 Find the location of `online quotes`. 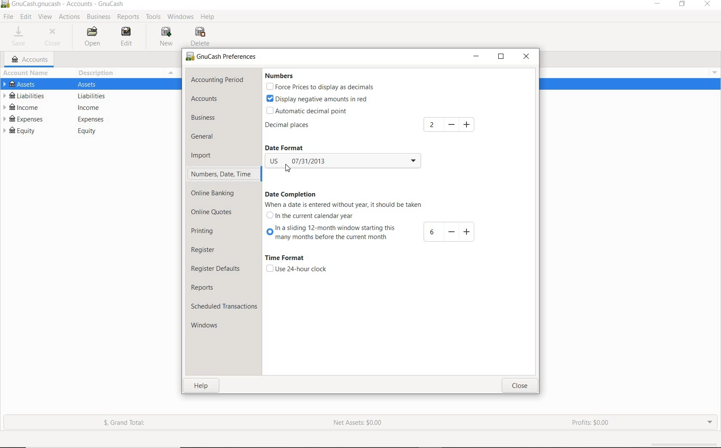

online quotes is located at coordinates (215, 212).